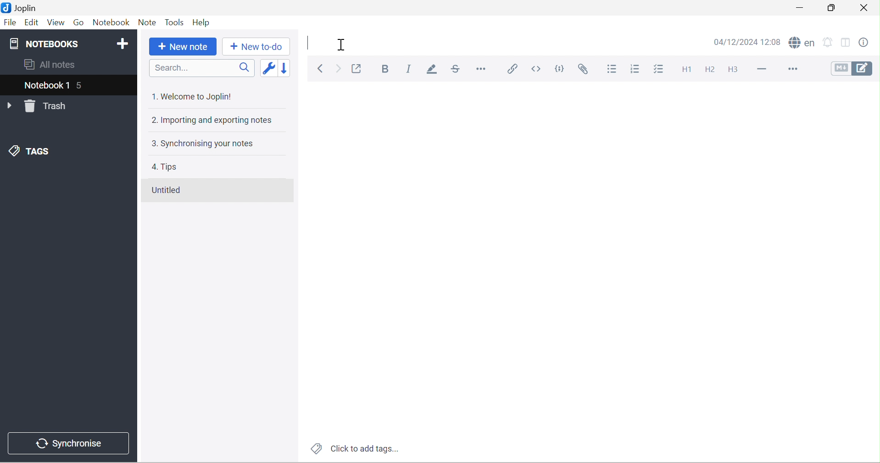  Describe the element at coordinates (270, 67) in the screenshot. I see `Toggle sort order field` at that location.